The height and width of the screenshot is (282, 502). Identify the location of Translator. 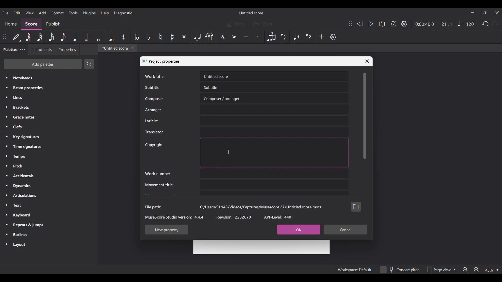
(154, 132).